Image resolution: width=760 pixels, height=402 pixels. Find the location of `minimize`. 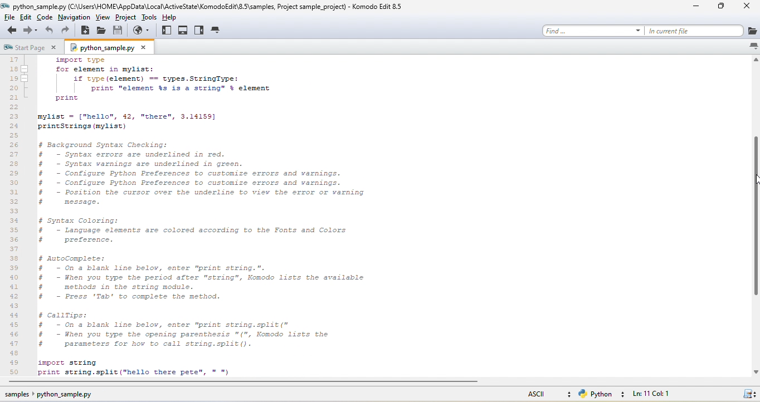

minimize is located at coordinates (699, 7).